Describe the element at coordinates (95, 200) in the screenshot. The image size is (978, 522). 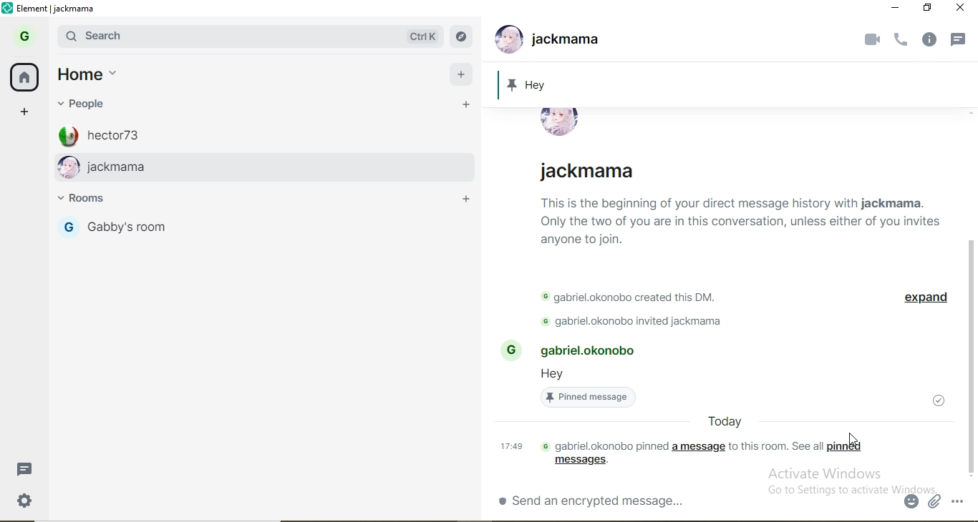
I see `room` at that location.